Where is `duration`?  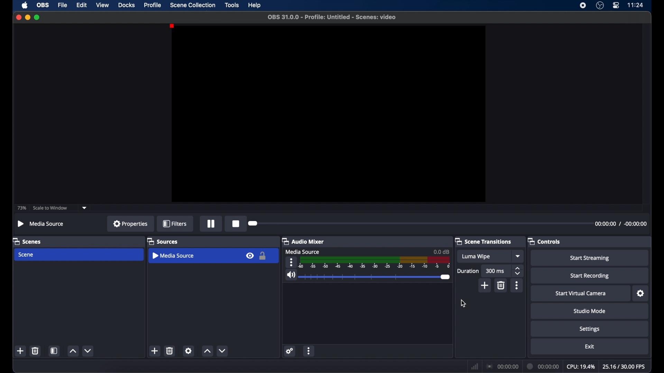 duration is located at coordinates (468, 271).